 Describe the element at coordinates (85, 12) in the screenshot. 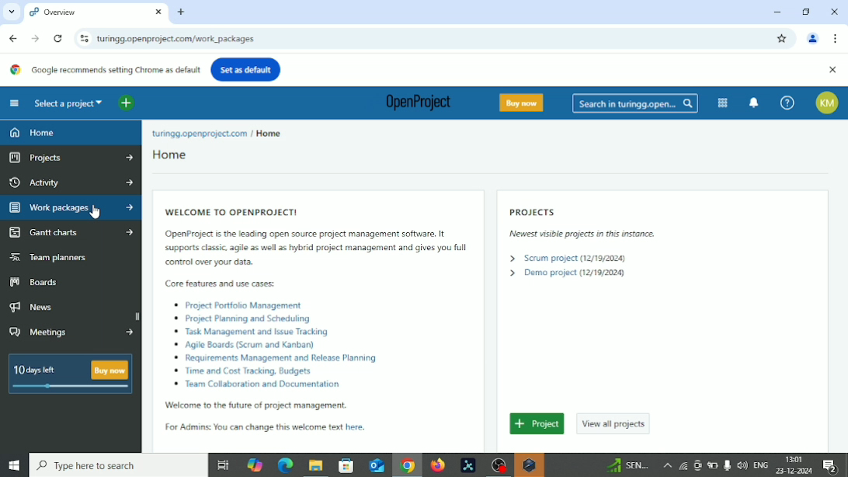

I see `Current tab` at that location.